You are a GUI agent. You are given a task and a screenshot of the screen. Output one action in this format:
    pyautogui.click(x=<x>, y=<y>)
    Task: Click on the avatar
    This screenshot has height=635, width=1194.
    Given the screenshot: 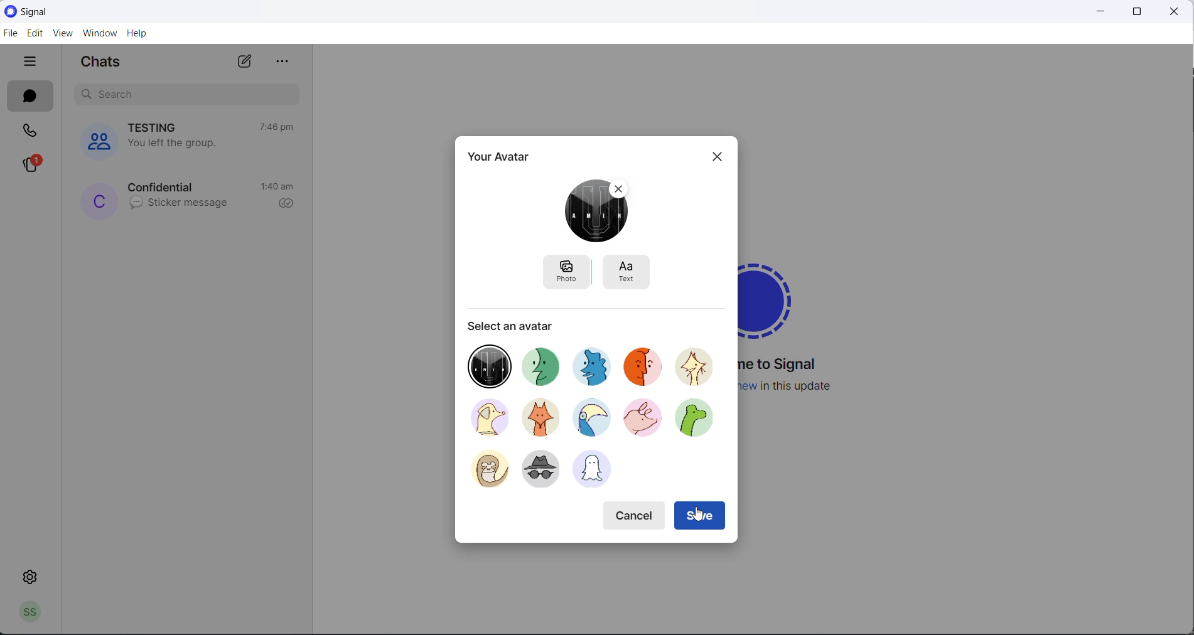 What is the action you would take?
    pyautogui.click(x=483, y=417)
    